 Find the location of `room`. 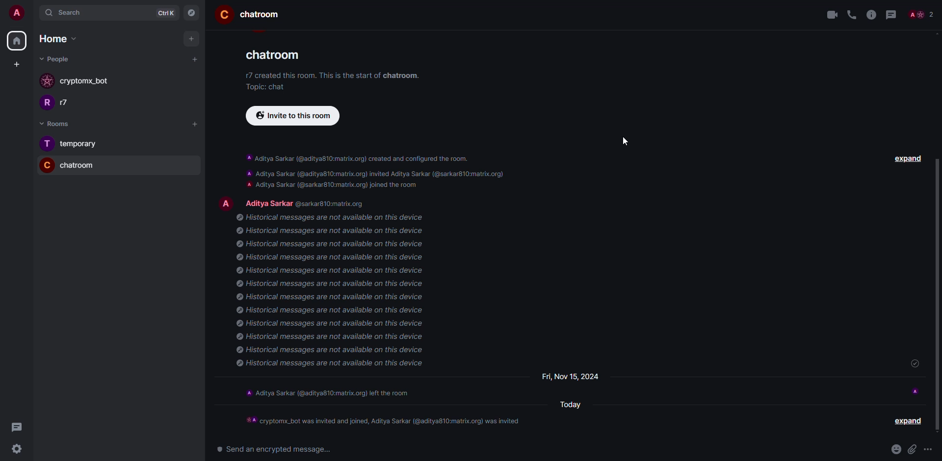

room is located at coordinates (79, 166).